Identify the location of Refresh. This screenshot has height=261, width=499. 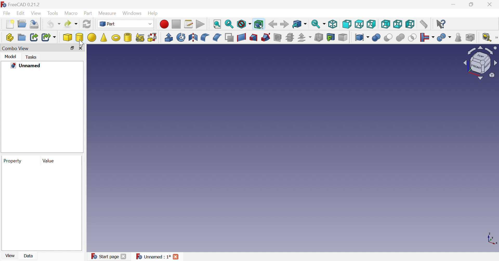
(87, 24).